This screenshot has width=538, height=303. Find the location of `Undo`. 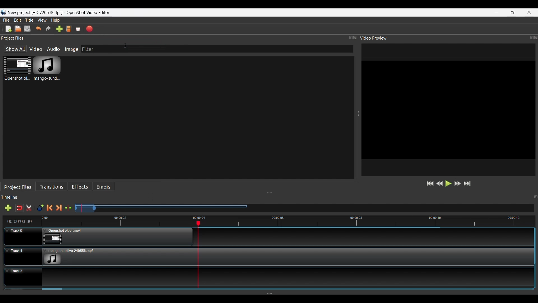

Undo is located at coordinates (39, 28).